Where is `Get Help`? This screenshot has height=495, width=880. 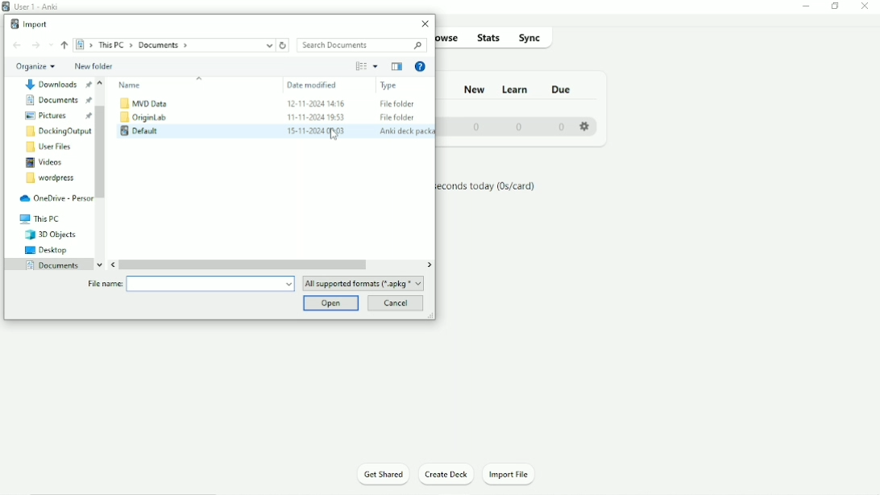 Get Help is located at coordinates (421, 67).